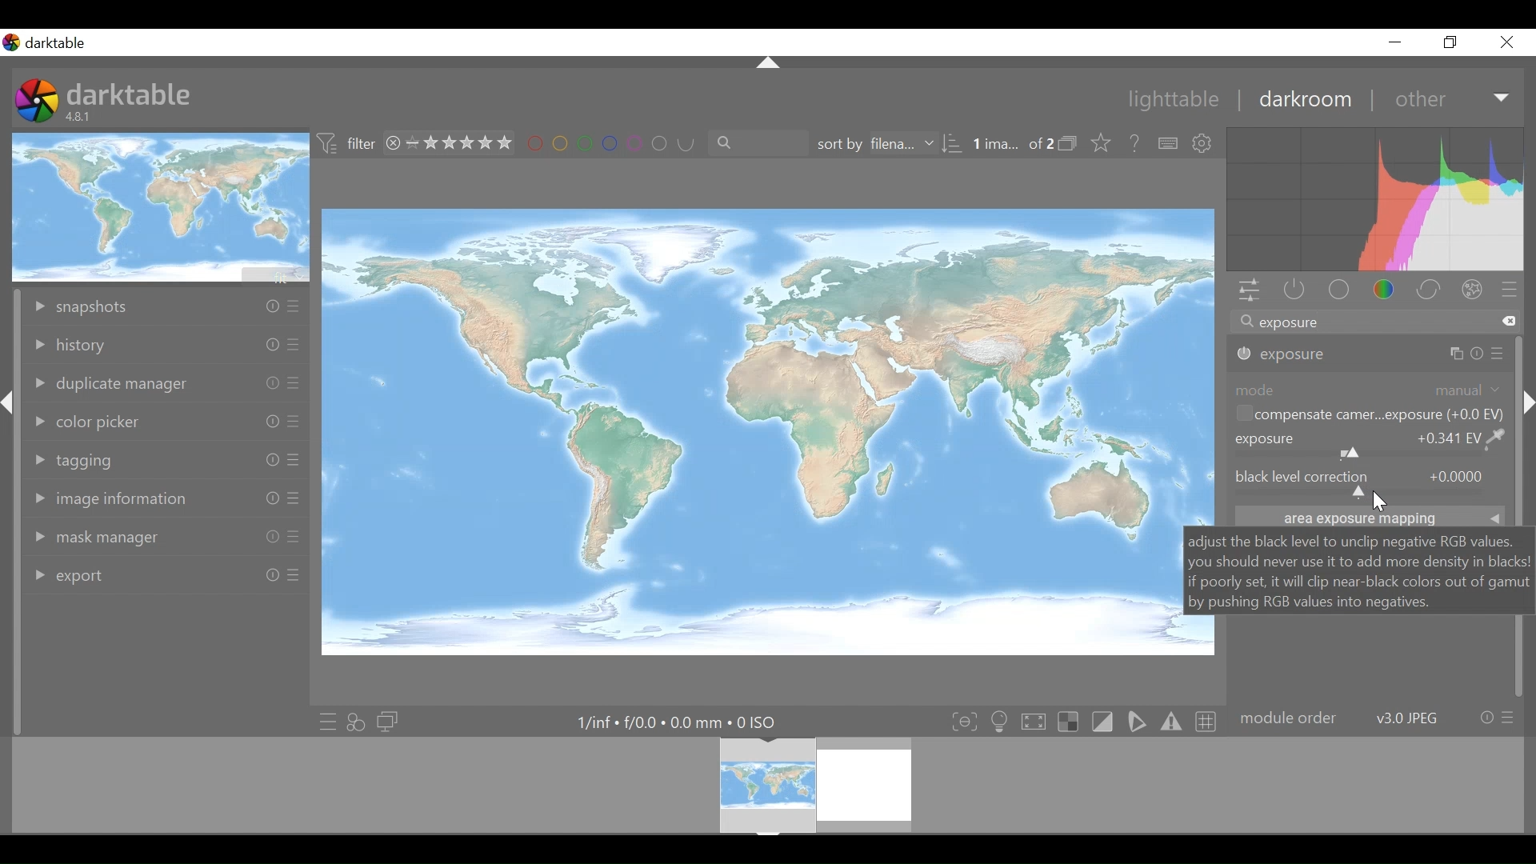  Describe the element at coordinates (1374, 320) in the screenshot. I see `search bar` at that location.